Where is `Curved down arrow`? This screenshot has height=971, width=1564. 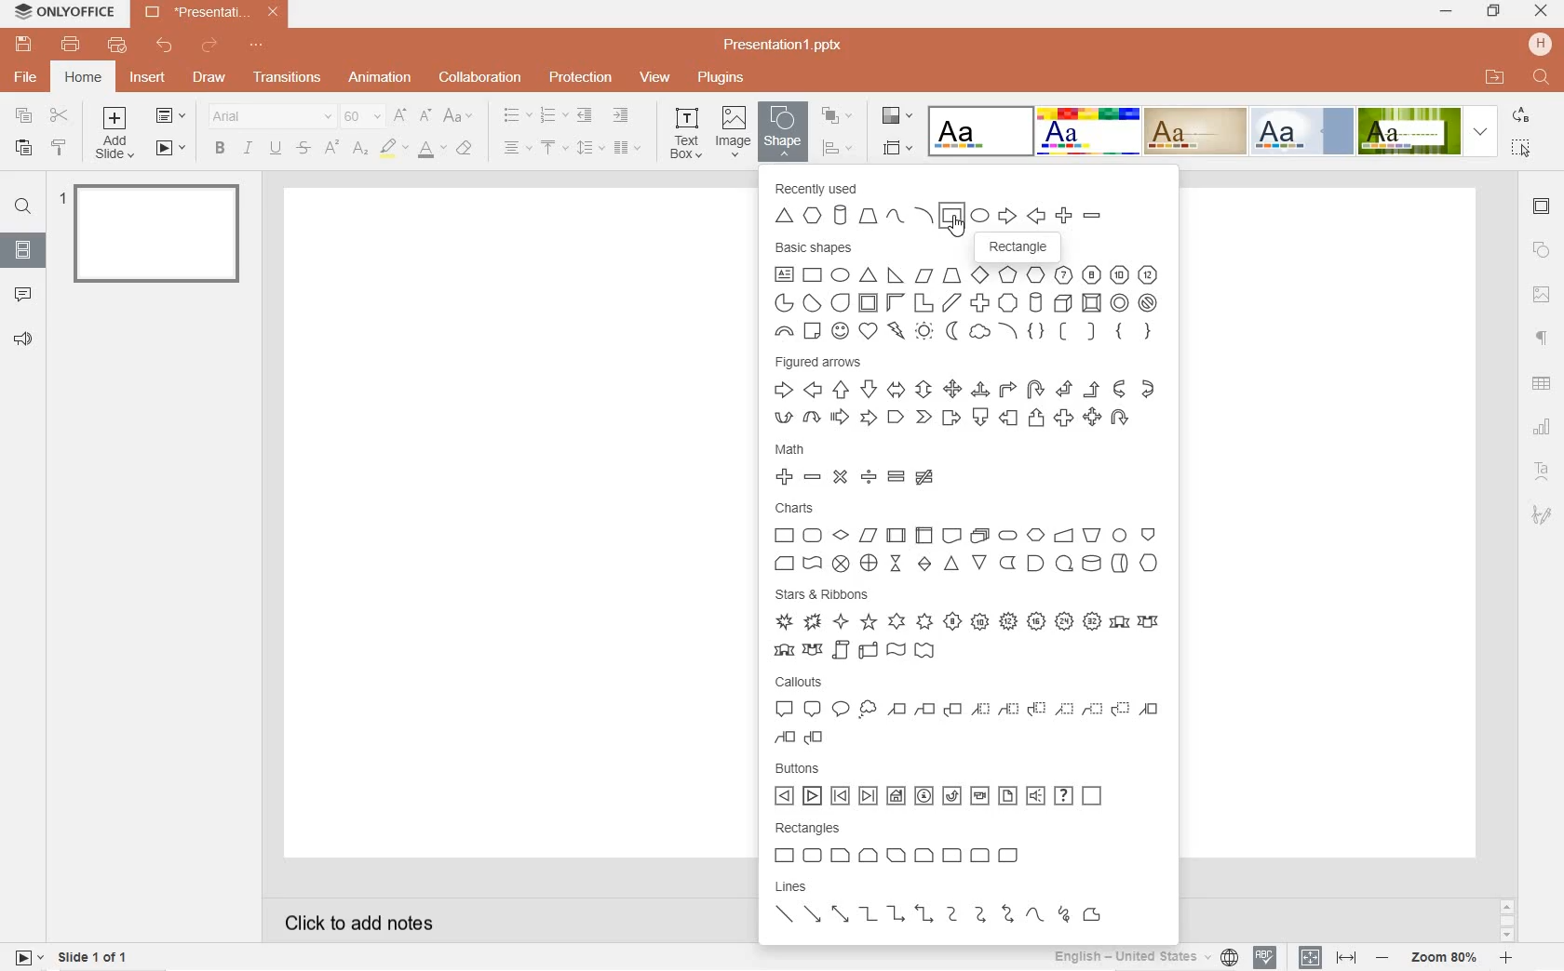
Curved down arrow is located at coordinates (813, 418).